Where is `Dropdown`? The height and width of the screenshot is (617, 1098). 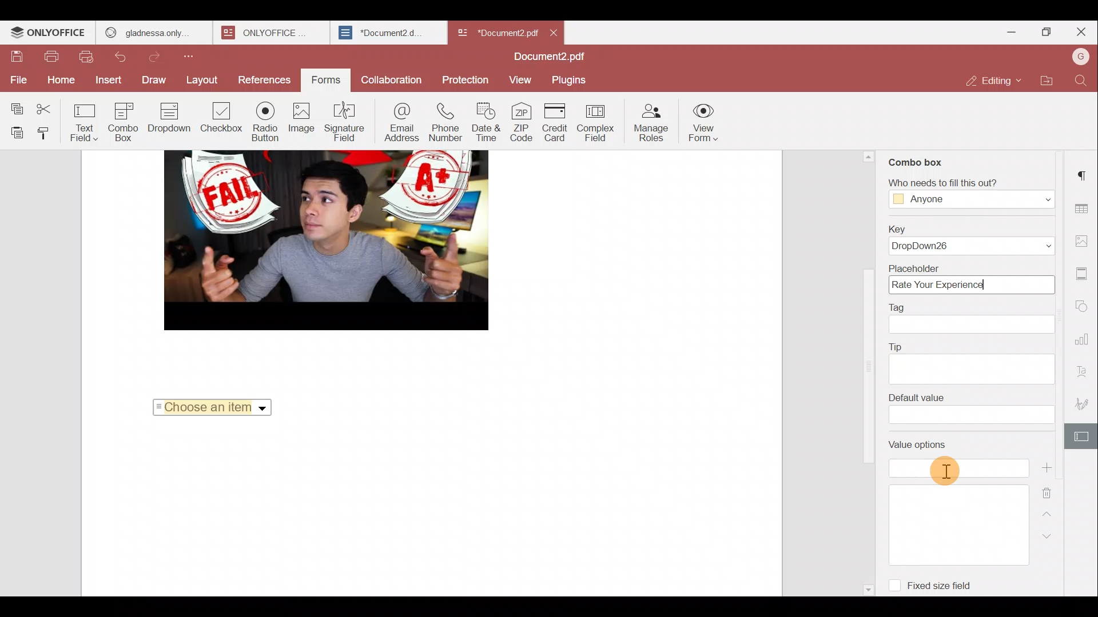 Dropdown is located at coordinates (172, 118).